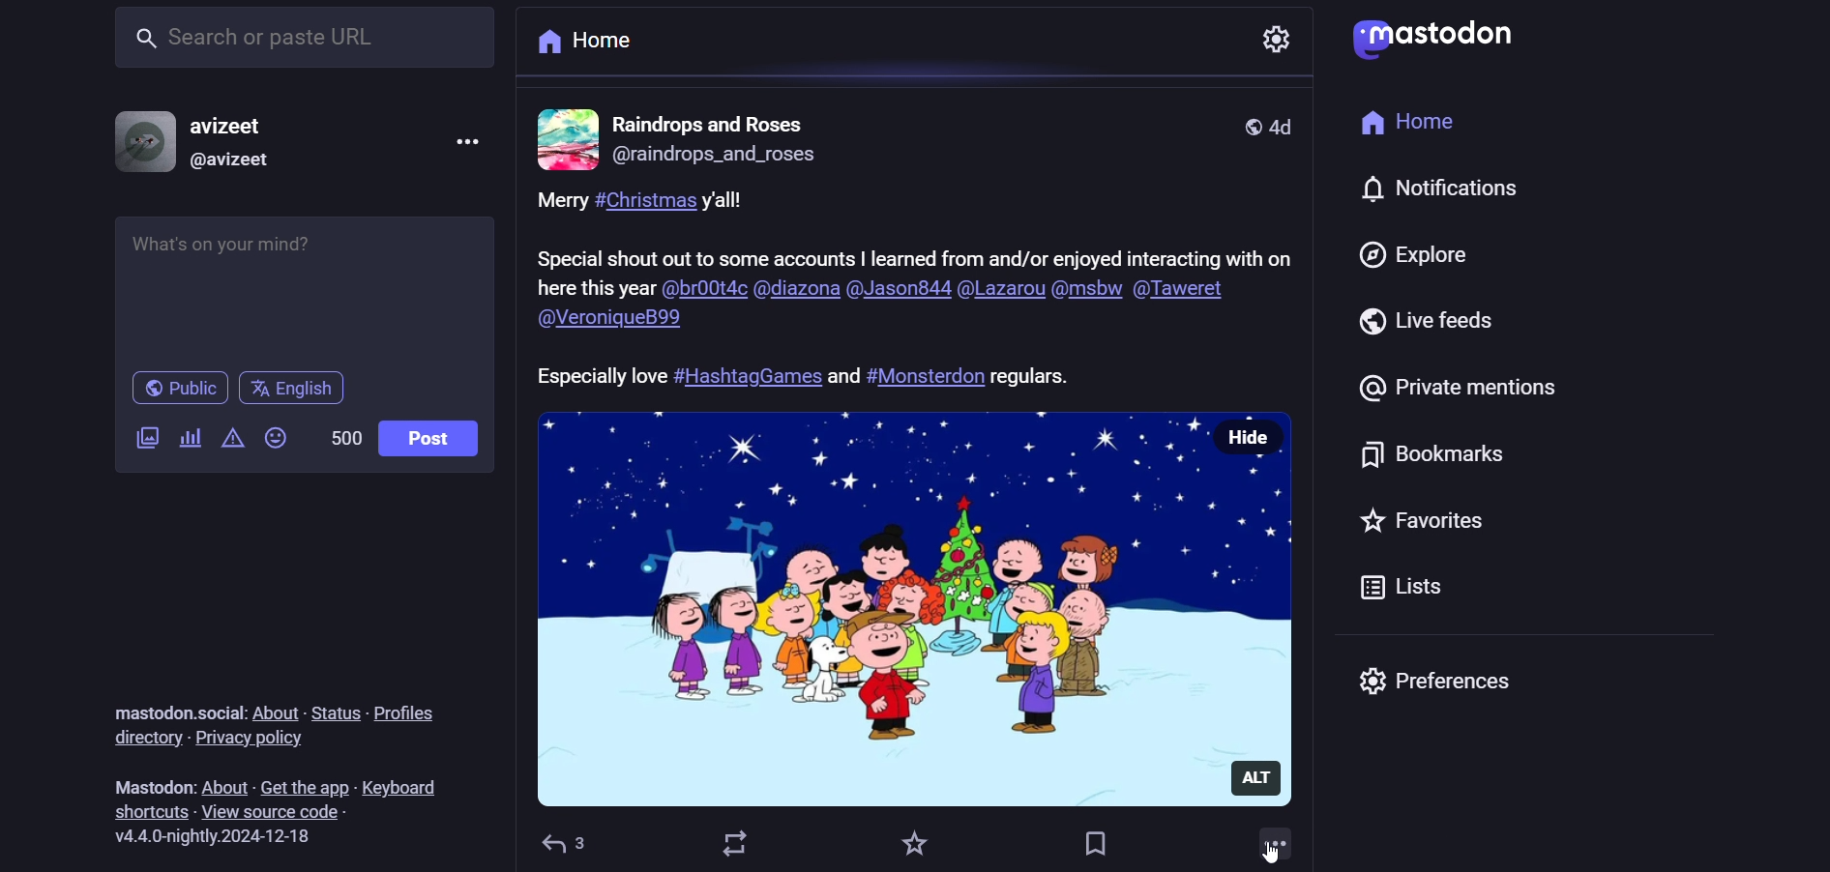 This screenshot has width=1830, height=872. What do you see at coordinates (1429, 456) in the screenshot?
I see `bookmarks` at bounding box center [1429, 456].